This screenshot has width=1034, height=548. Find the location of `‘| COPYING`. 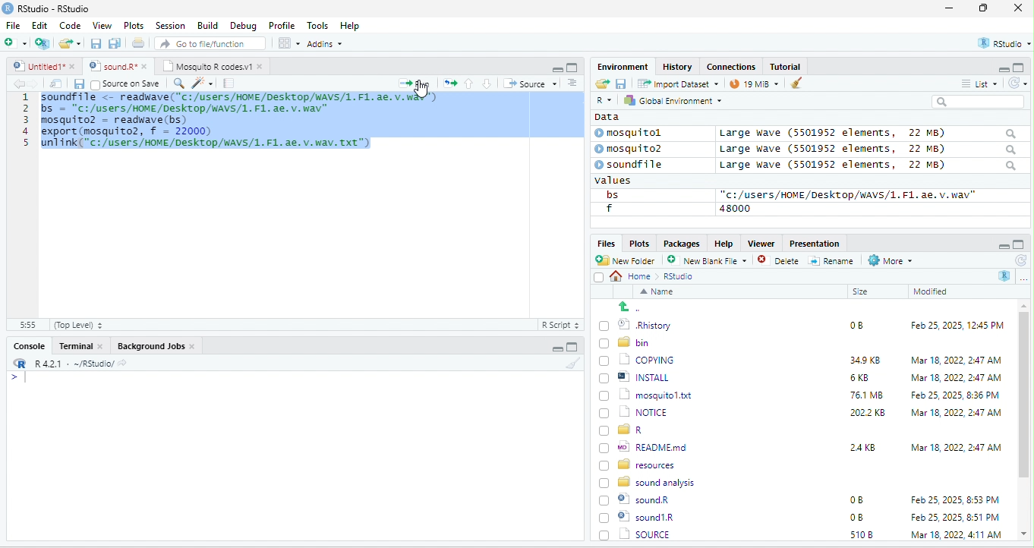

‘| COPYING is located at coordinates (637, 359).